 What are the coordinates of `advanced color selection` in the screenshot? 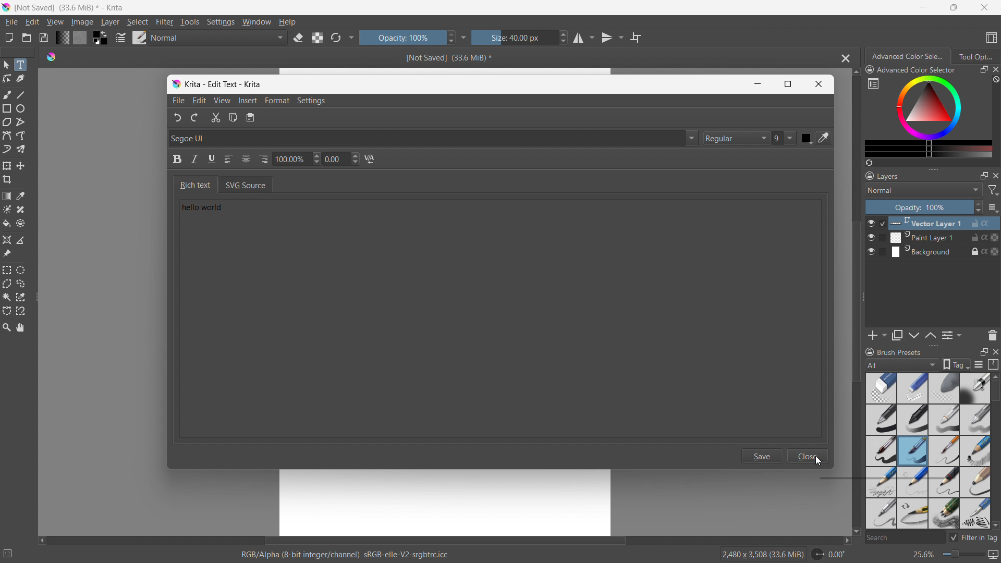 It's located at (909, 56).